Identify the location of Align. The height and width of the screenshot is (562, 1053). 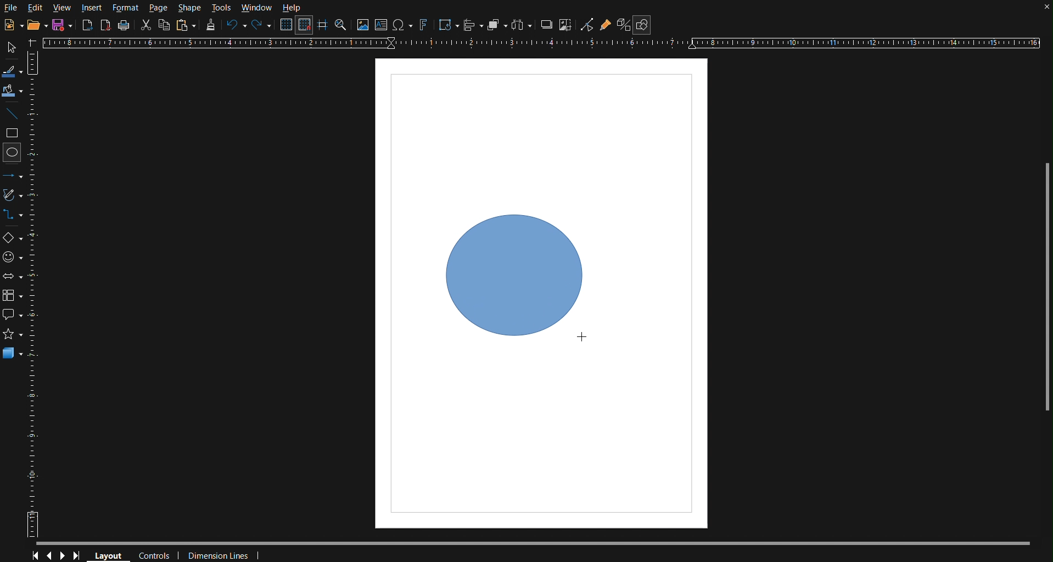
(473, 25).